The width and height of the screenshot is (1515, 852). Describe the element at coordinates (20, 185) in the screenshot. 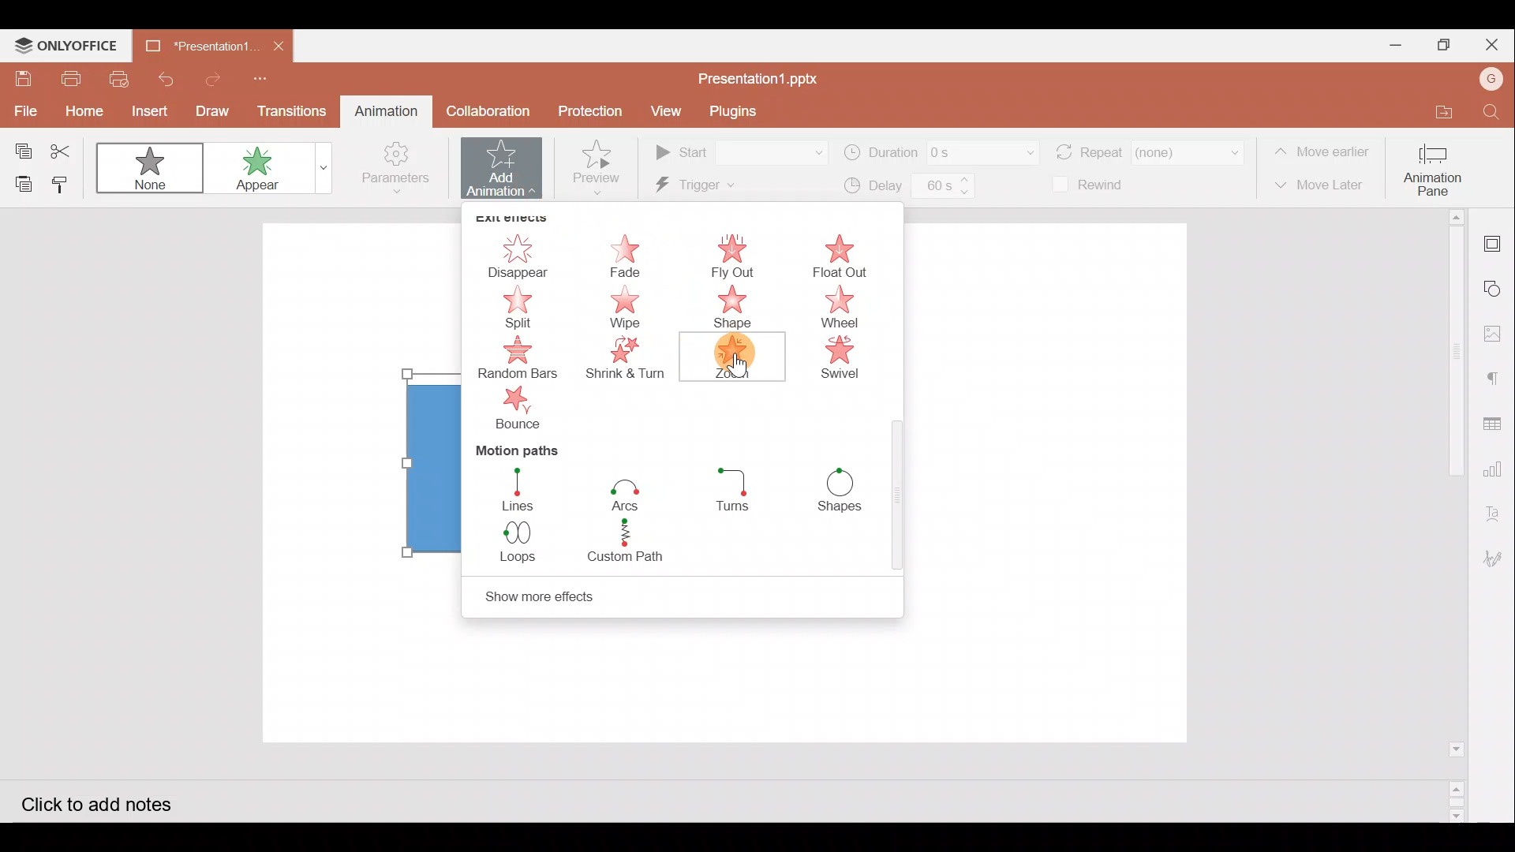

I see `Paste` at that location.